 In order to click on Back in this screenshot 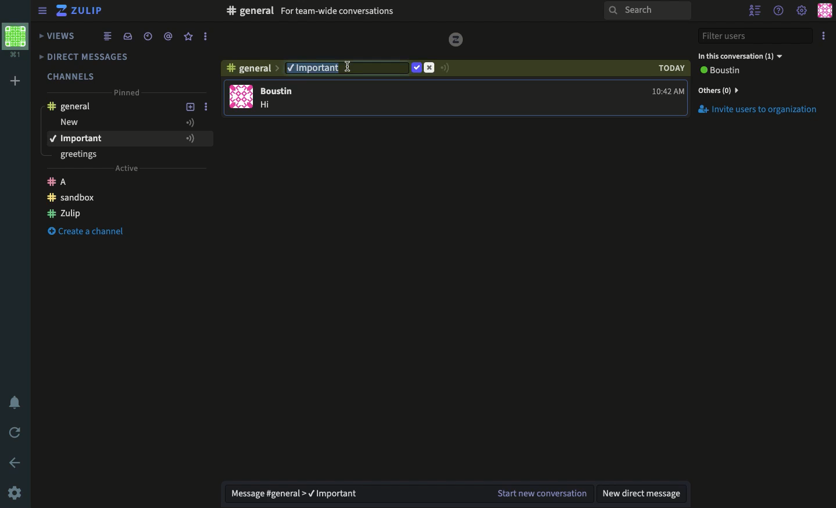, I will do `click(15, 462)`.